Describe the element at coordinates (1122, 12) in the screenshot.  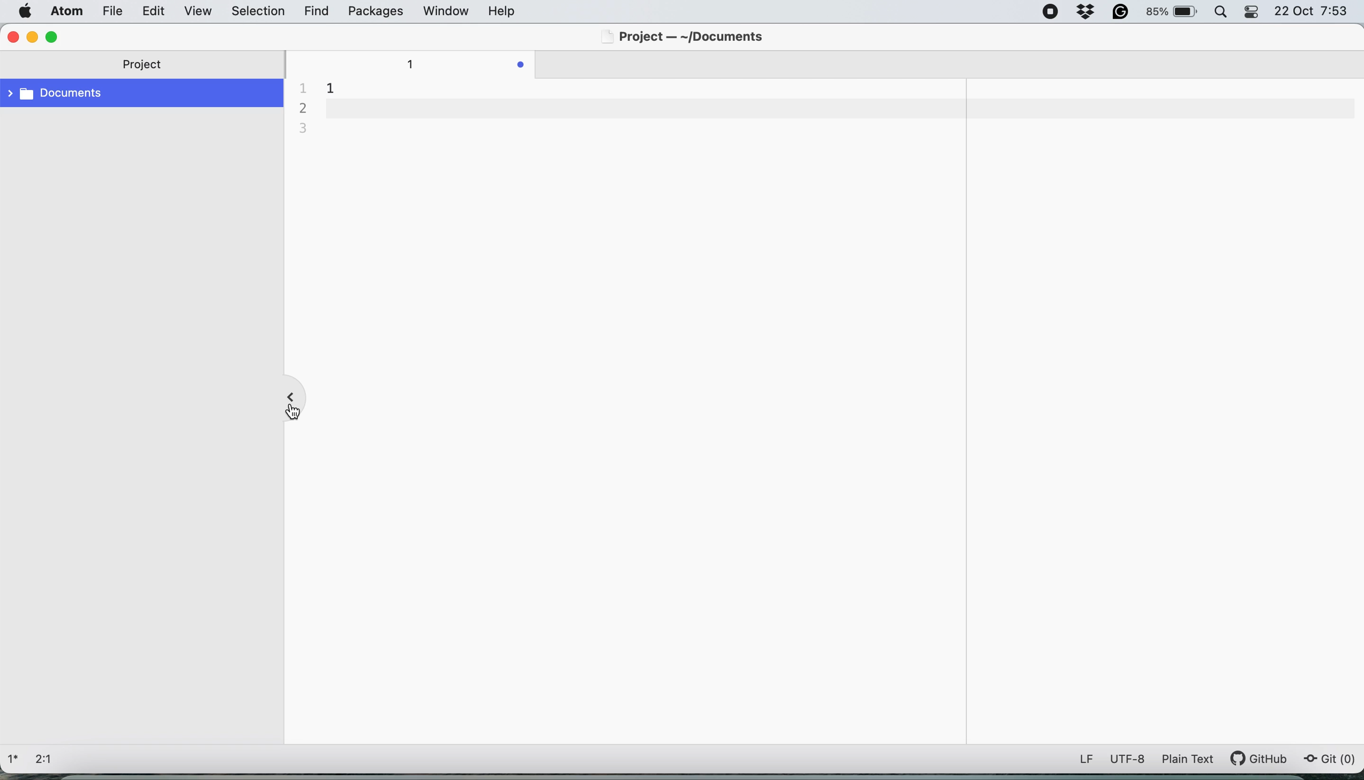
I see `grammarly` at that location.